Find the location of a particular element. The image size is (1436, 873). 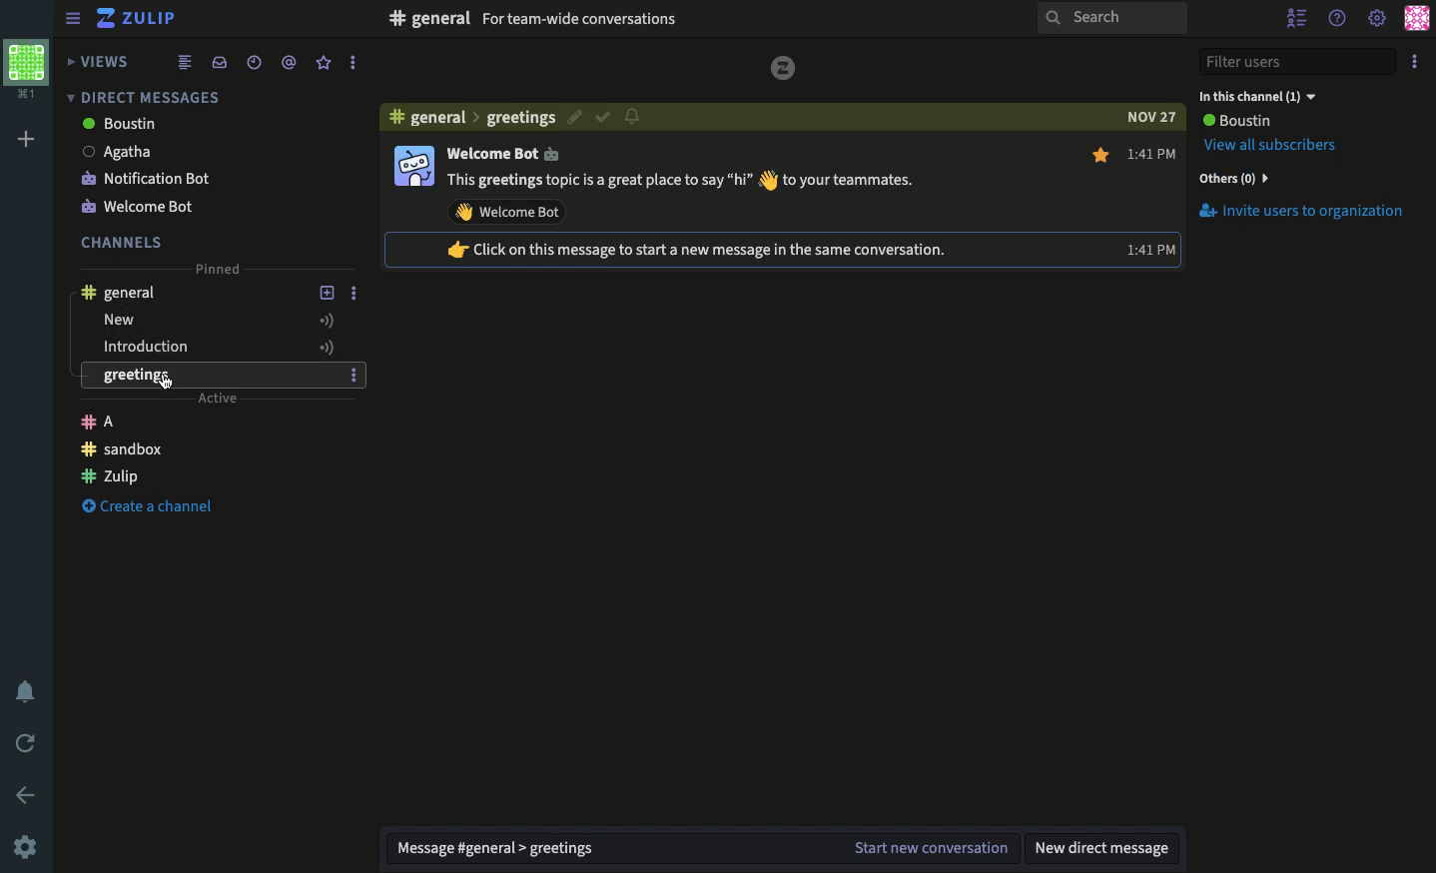

Time is located at coordinates (252, 62).